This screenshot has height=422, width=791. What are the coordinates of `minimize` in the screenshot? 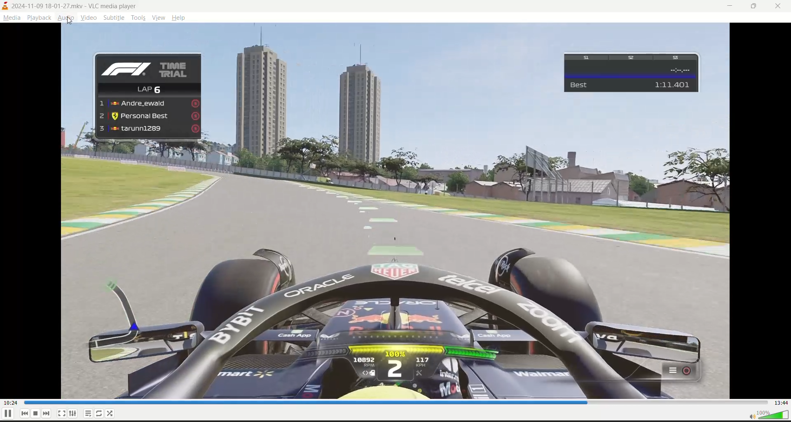 It's located at (733, 6).